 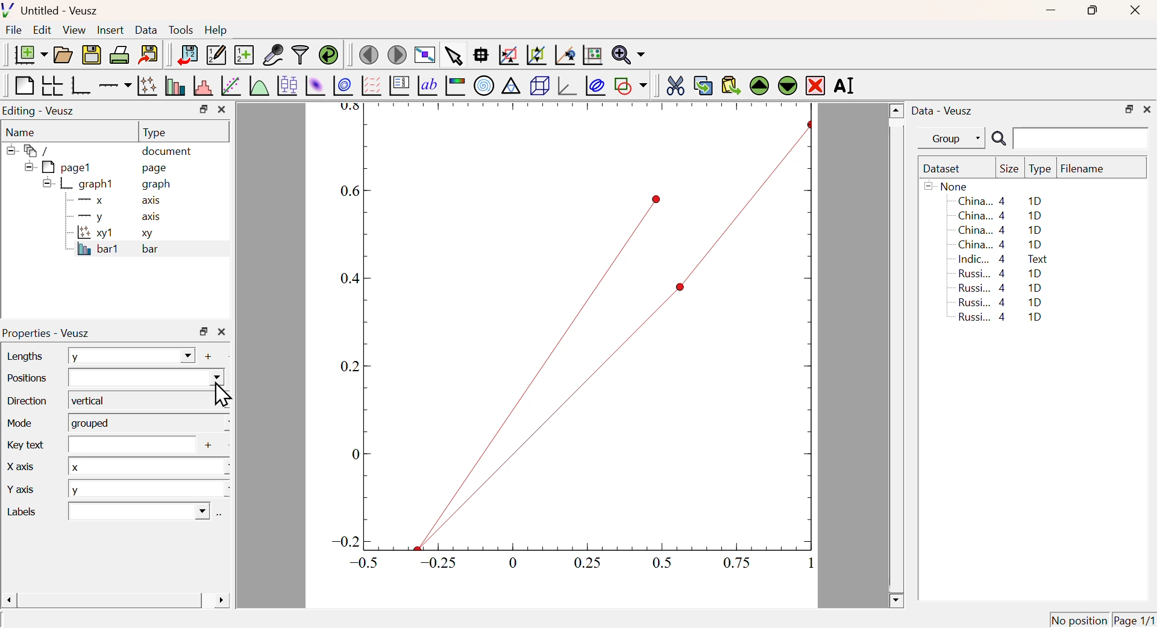 What do you see at coordinates (23, 444) in the screenshot?
I see `Key Text` at bounding box center [23, 444].